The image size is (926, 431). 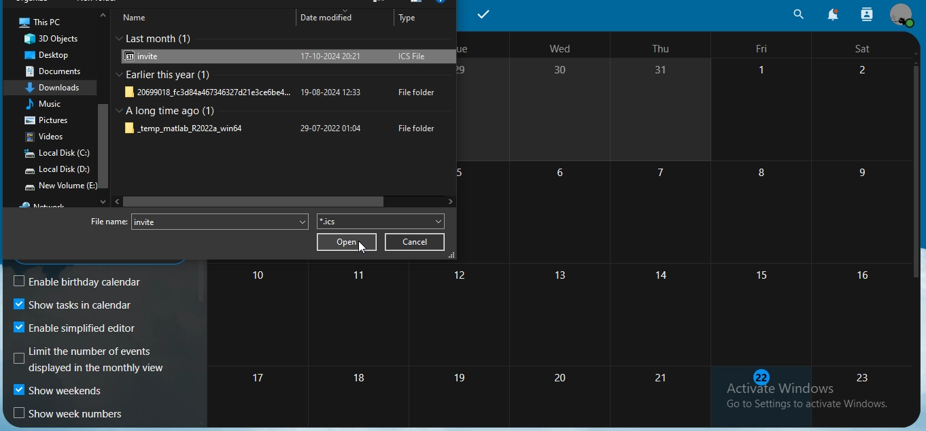 I want to click on music, so click(x=48, y=103).